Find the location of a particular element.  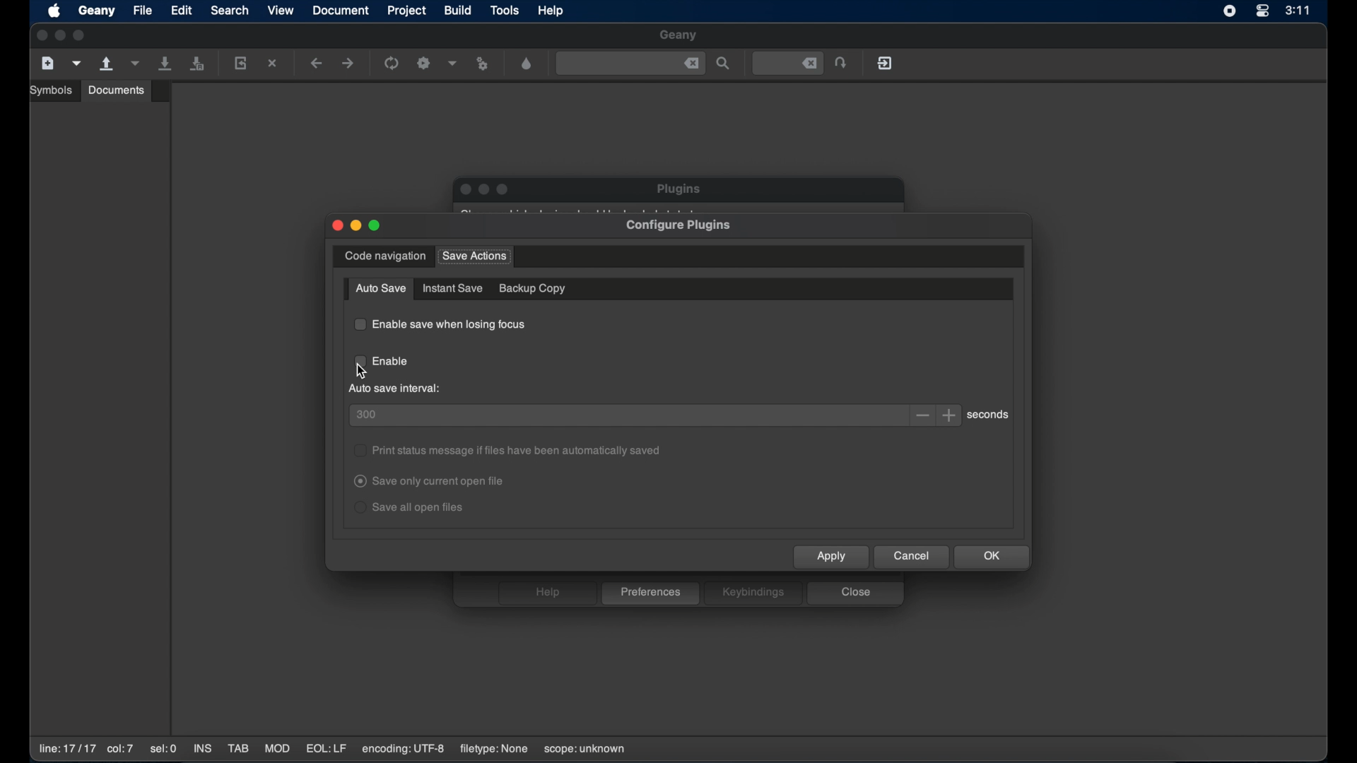

INS is located at coordinates (204, 750).